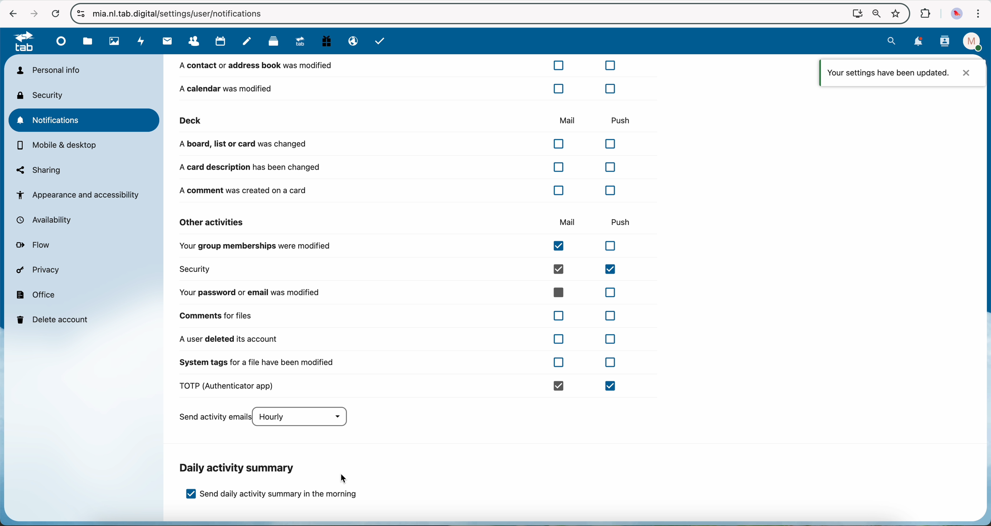 The width and height of the screenshot is (991, 526). What do you see at coordinates (855, 13) in the screenshot?
I see `Install NExtcloud` at bounding box center [855, 13].